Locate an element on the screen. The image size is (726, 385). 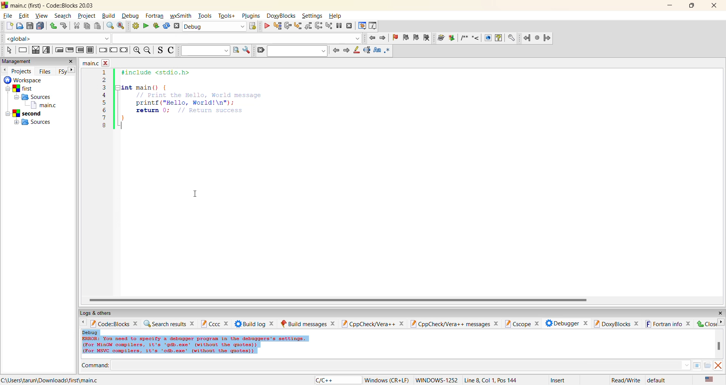
rebuild is located at coordinates (165, 26).